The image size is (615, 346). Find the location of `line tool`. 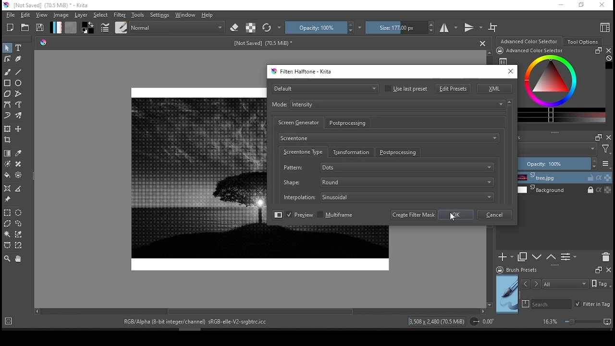

line tool is located at coordinates (19, 72).